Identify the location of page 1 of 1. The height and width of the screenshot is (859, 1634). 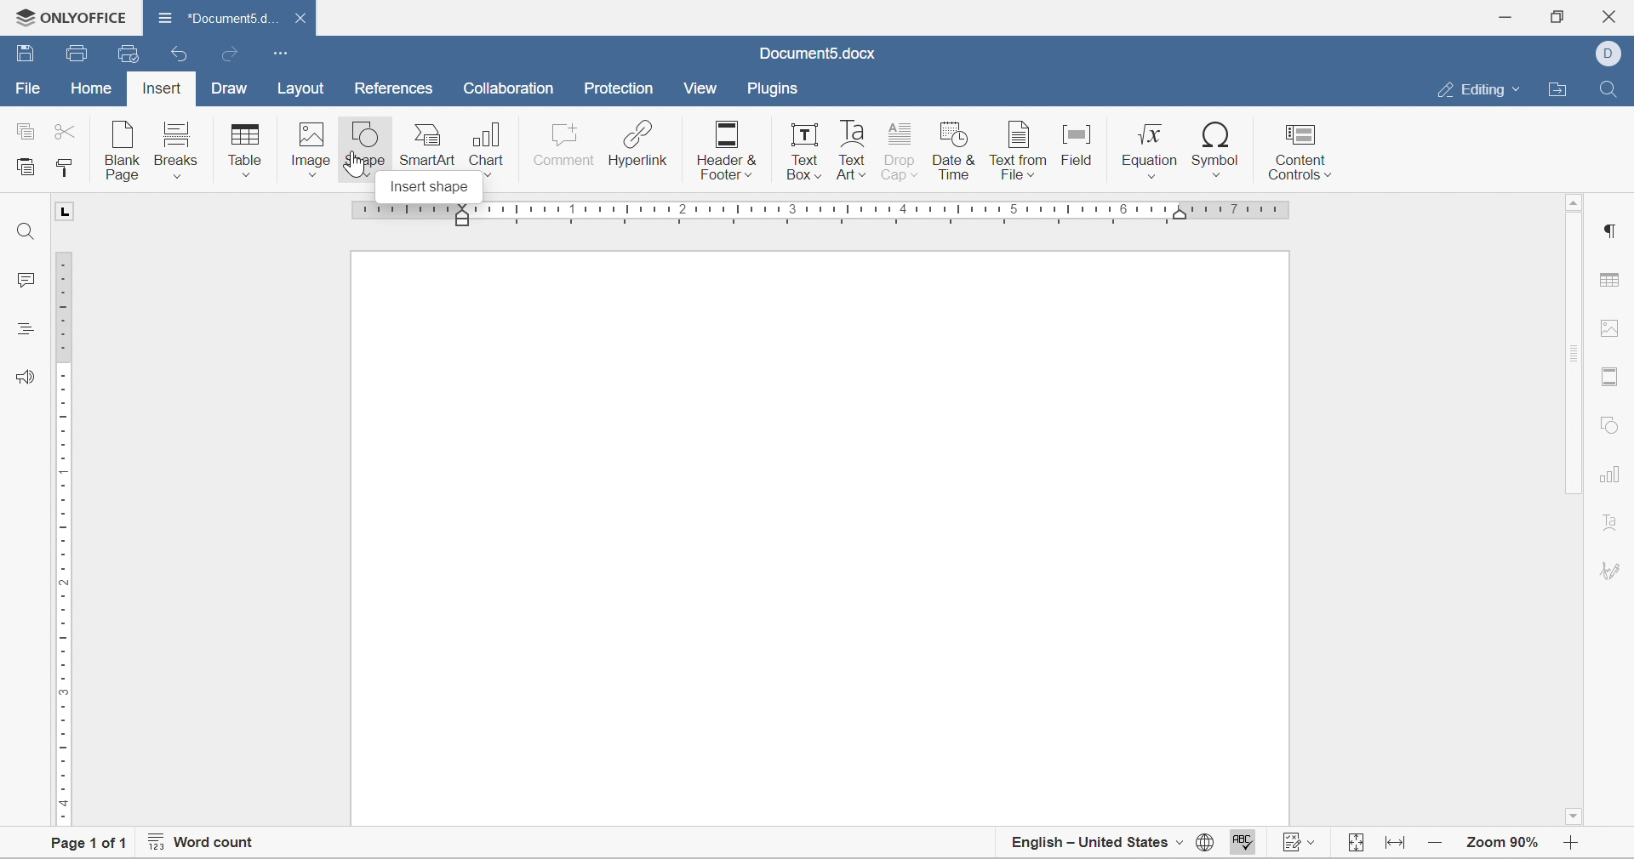
(84, 845).